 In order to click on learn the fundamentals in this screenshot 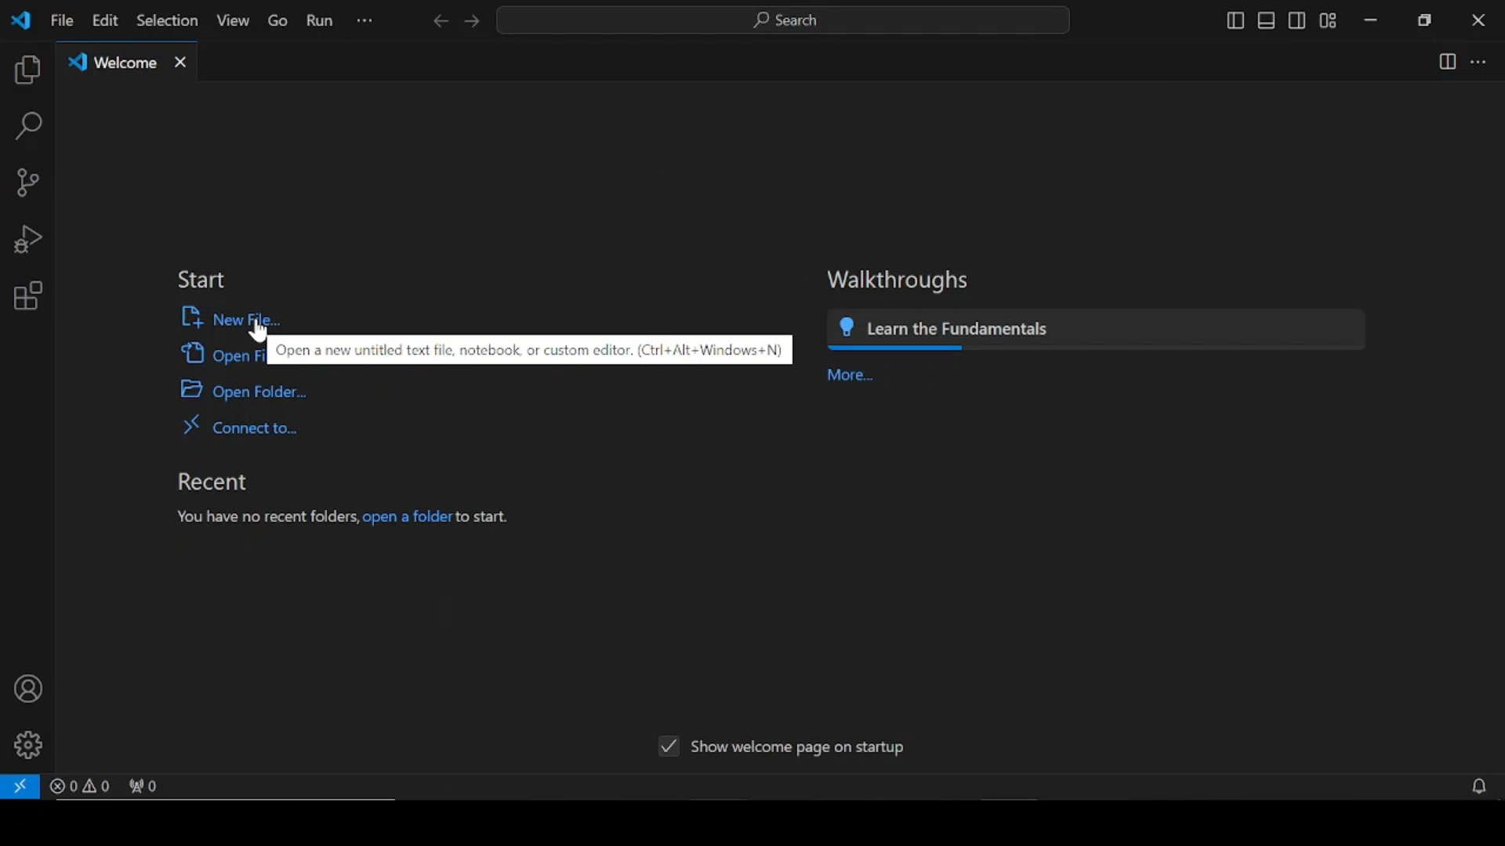, I will do `click(1093, 332)`.